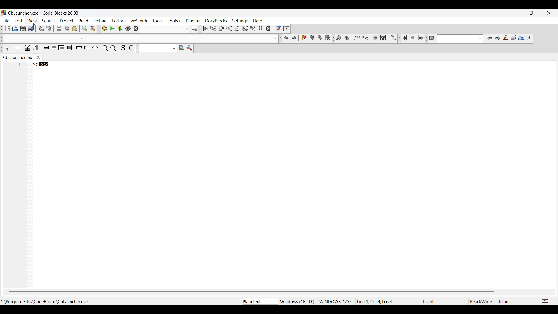  I want to click on Open, so click(15, 29).